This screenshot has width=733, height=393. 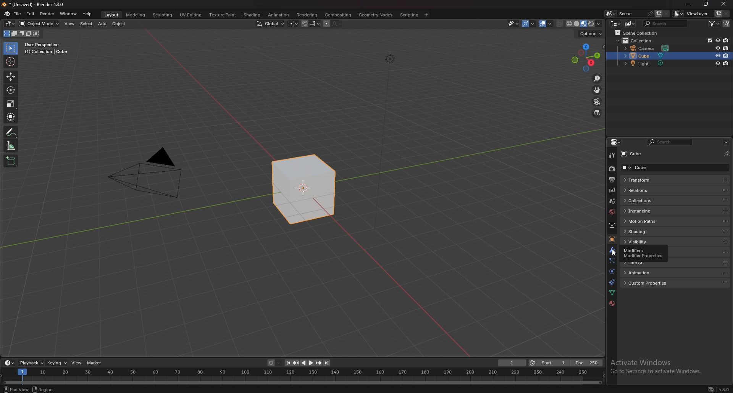 What do you see at coordinates (339, 15) in the screenshot?
I see `compositing` at bounding box center [339, 15].